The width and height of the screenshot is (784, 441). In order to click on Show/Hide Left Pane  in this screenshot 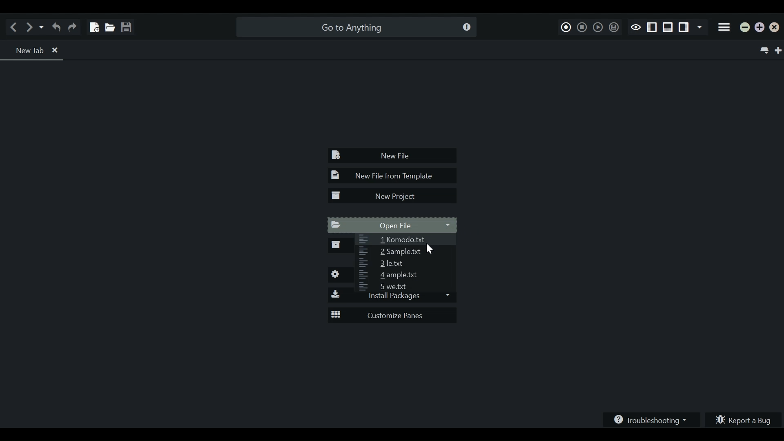, I will do `click(685, 28)`.